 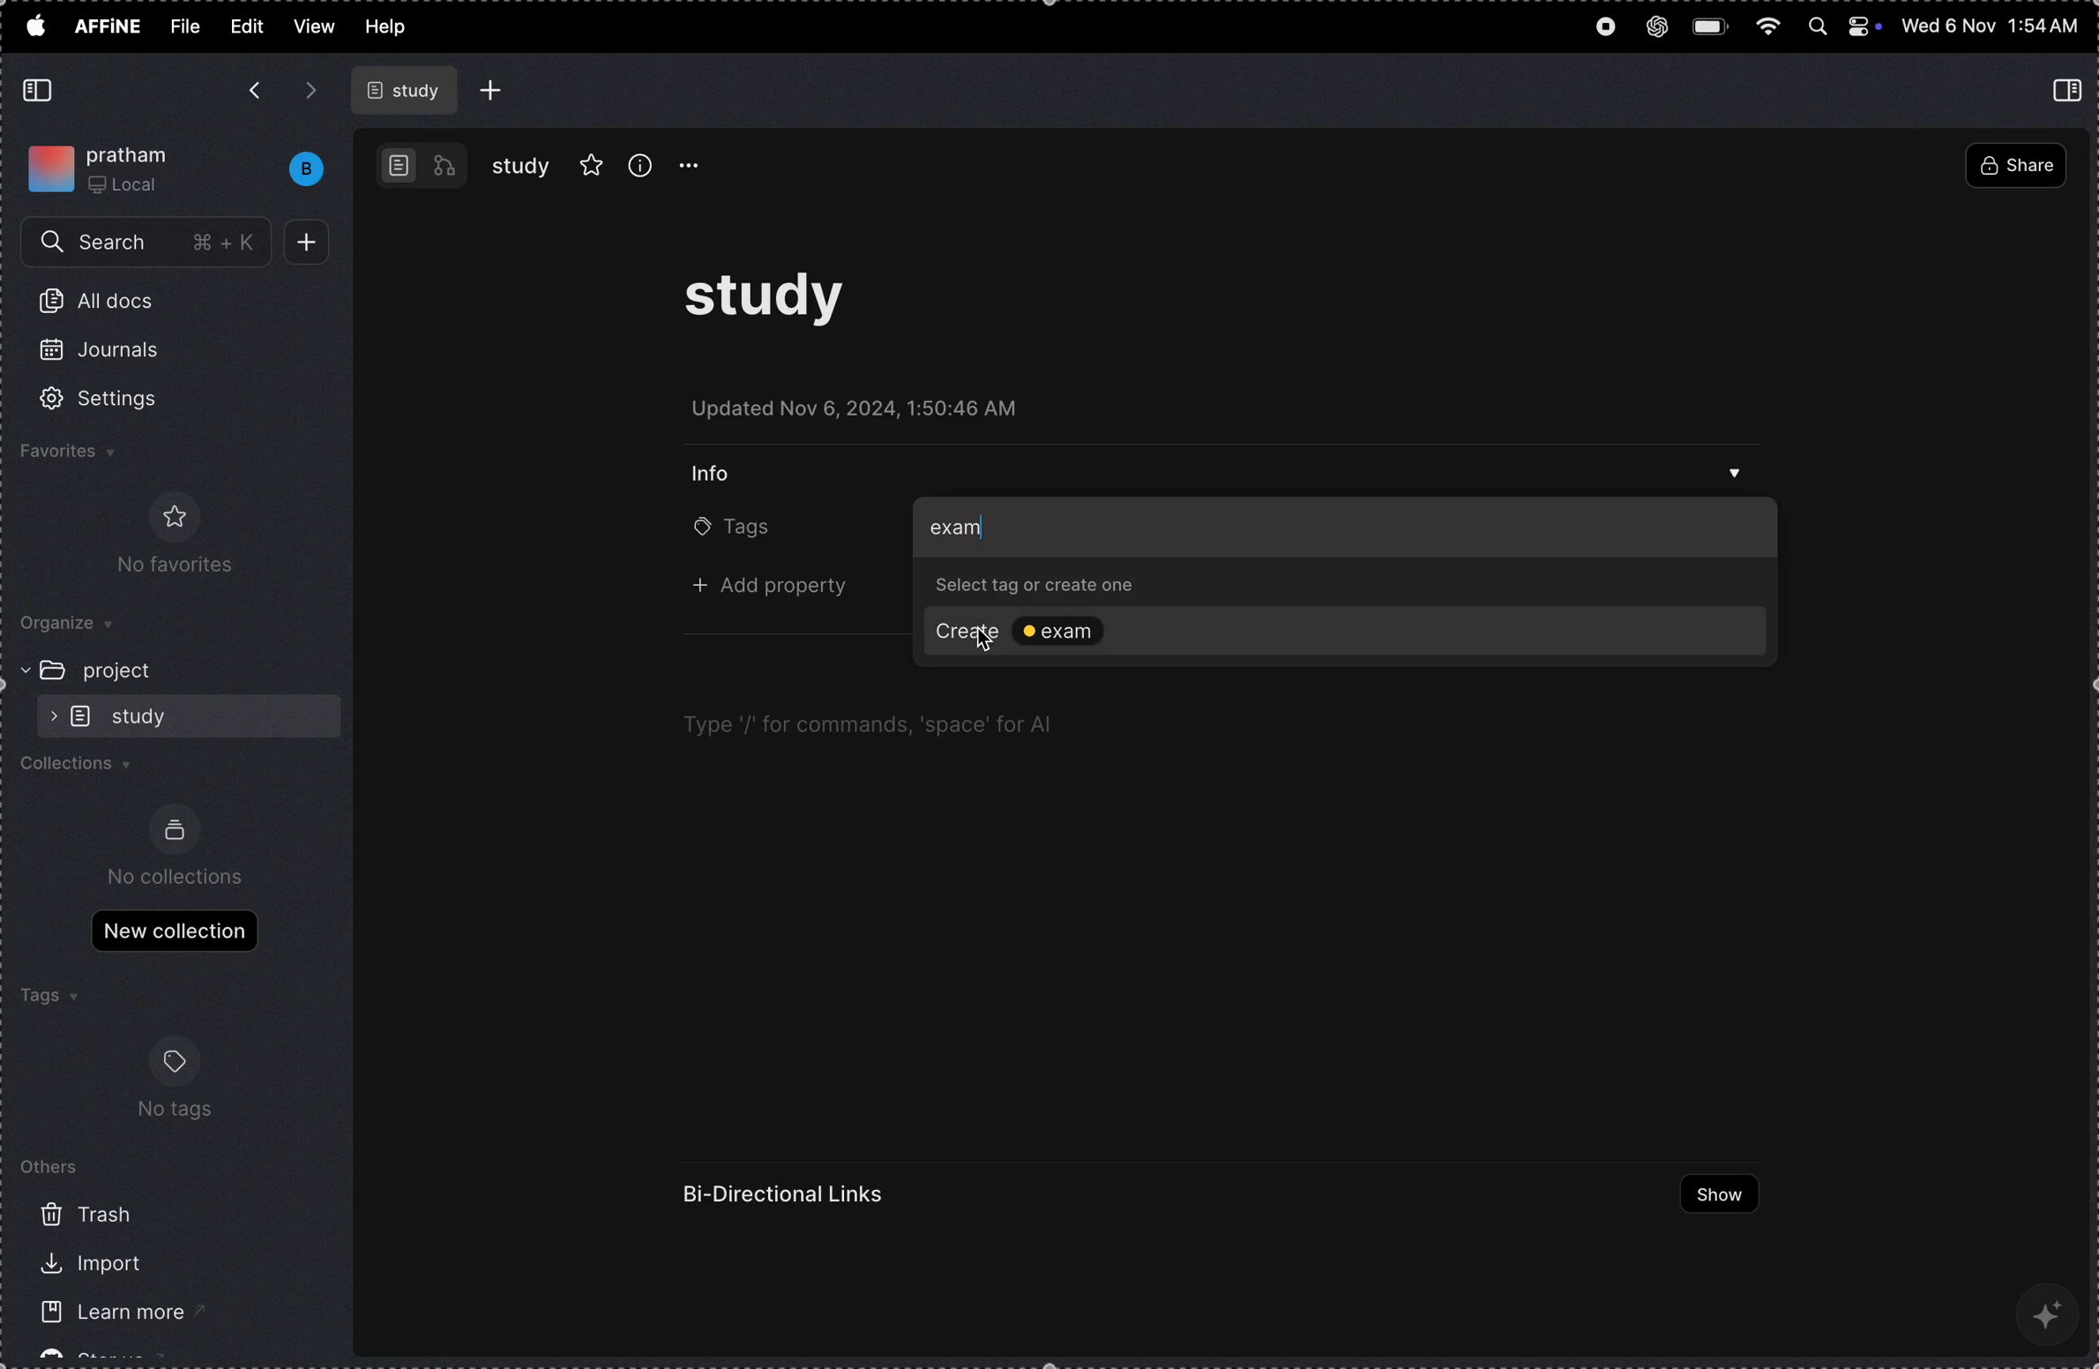 What do you see at coordinates (175, 830) in the screenshot?
I see `collection logo` at bounding box center [175, 830].